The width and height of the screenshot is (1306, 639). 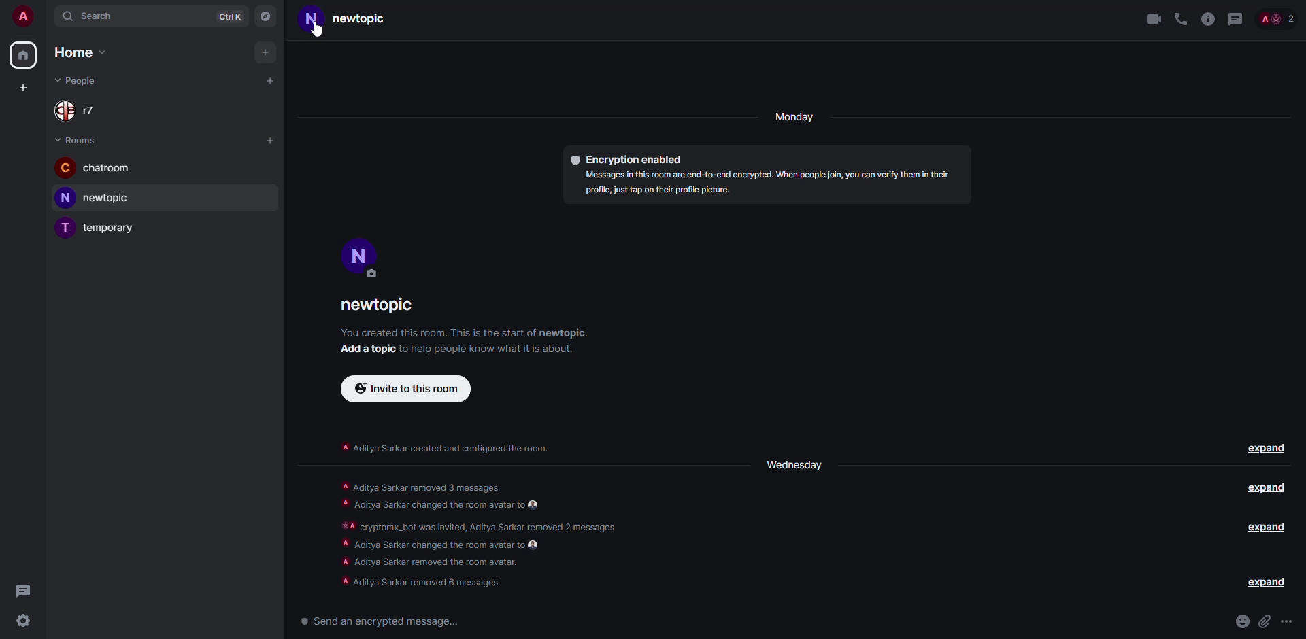 I want to click on A Aditya Sarkar removed 3 messages

A Aditya Sarkar changed the room avatar to #8)

#4 cryptomx_bot was invited, Aditya Sarkar removed 2 messages
A Aditya Sarkar changed the room avatar to 6

A Aditya Sarkar removed the room avatar.

A Aditya Sarkar removed 6 messages, so click(x=481, y=534).